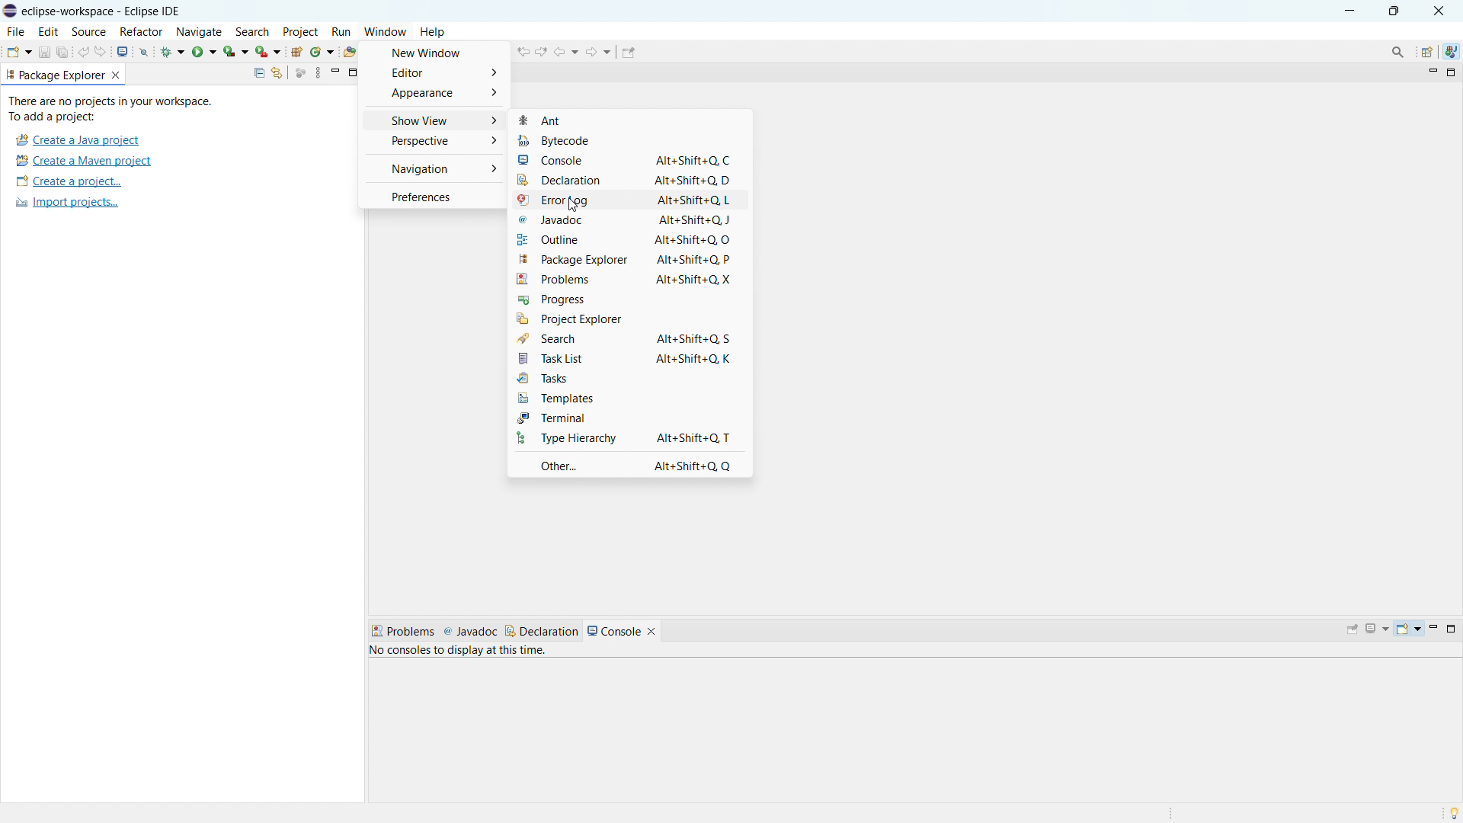 The image size is (1463, 823). What do you see at coordinates (470, 631) in the screenshot?
I see `Javadoc` at bounding box center [470, 631].